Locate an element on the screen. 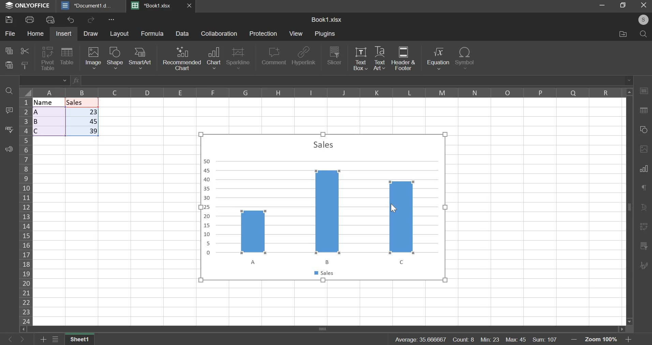  plugins is located at coordinates (327, 33).